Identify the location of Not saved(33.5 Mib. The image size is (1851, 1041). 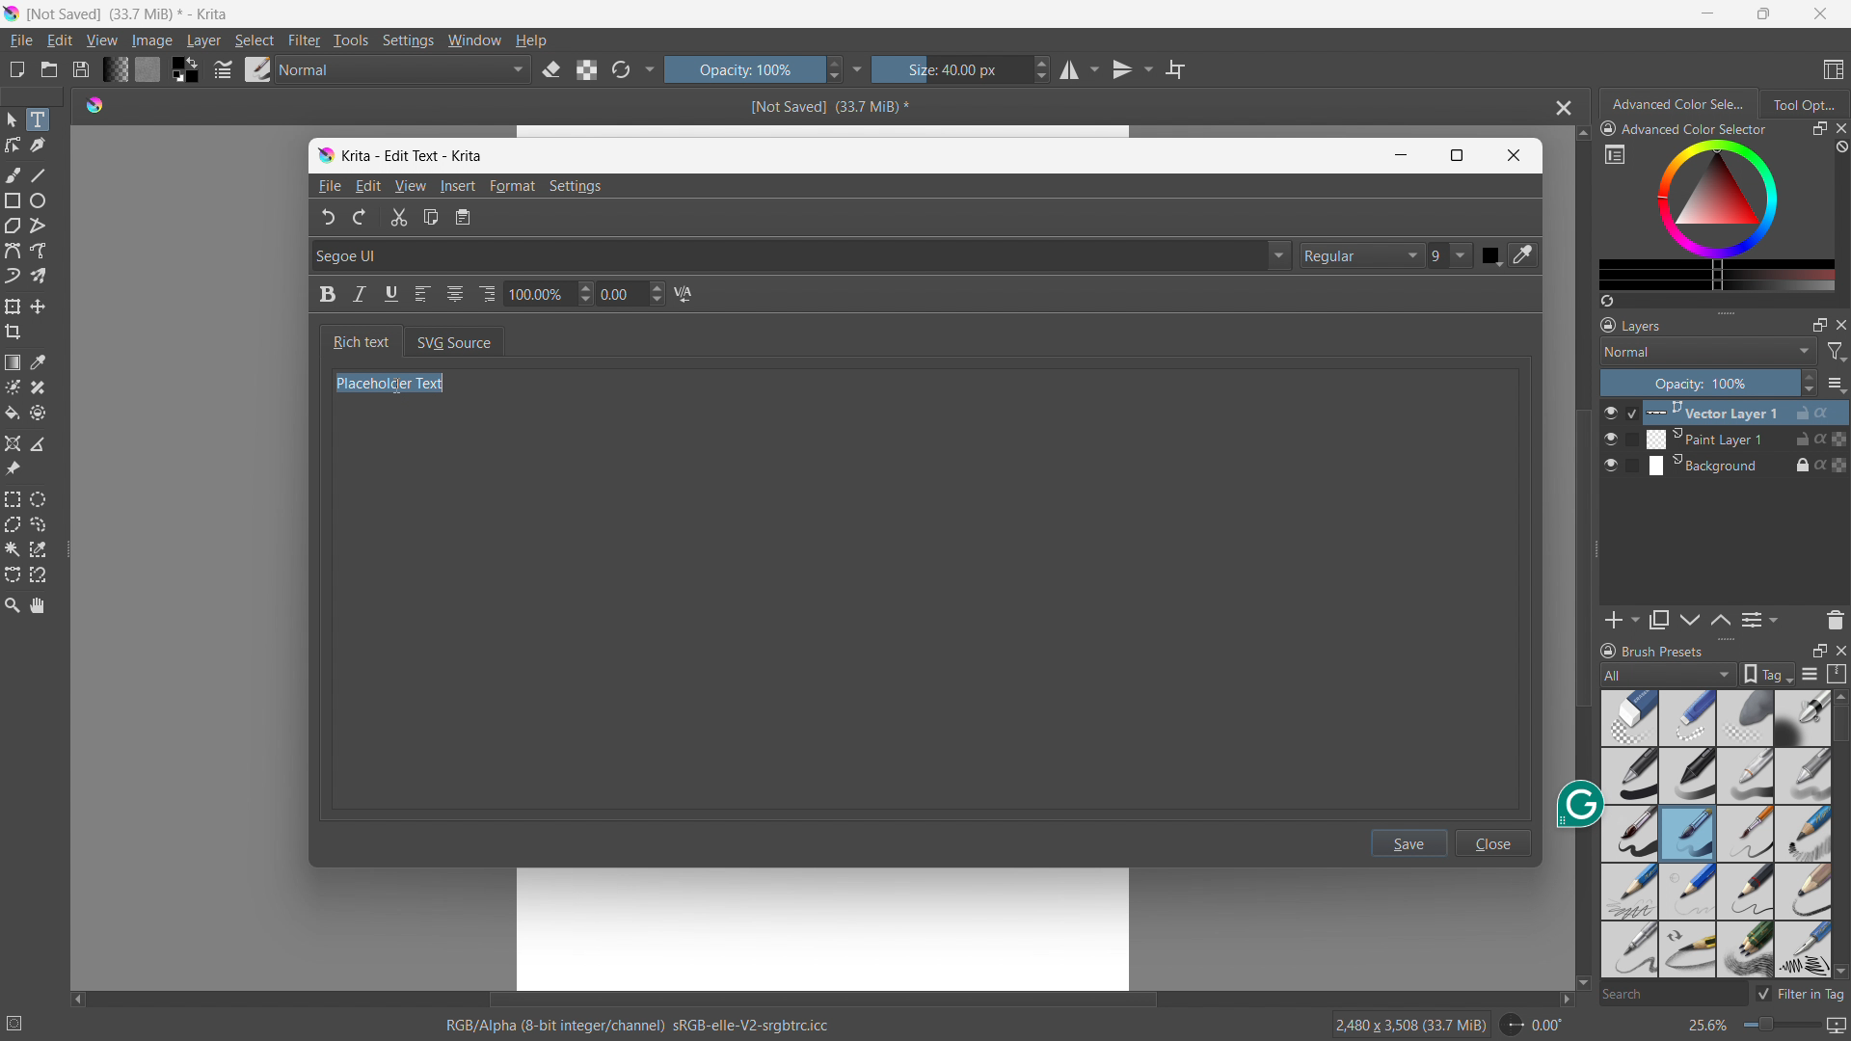
(823, 105).